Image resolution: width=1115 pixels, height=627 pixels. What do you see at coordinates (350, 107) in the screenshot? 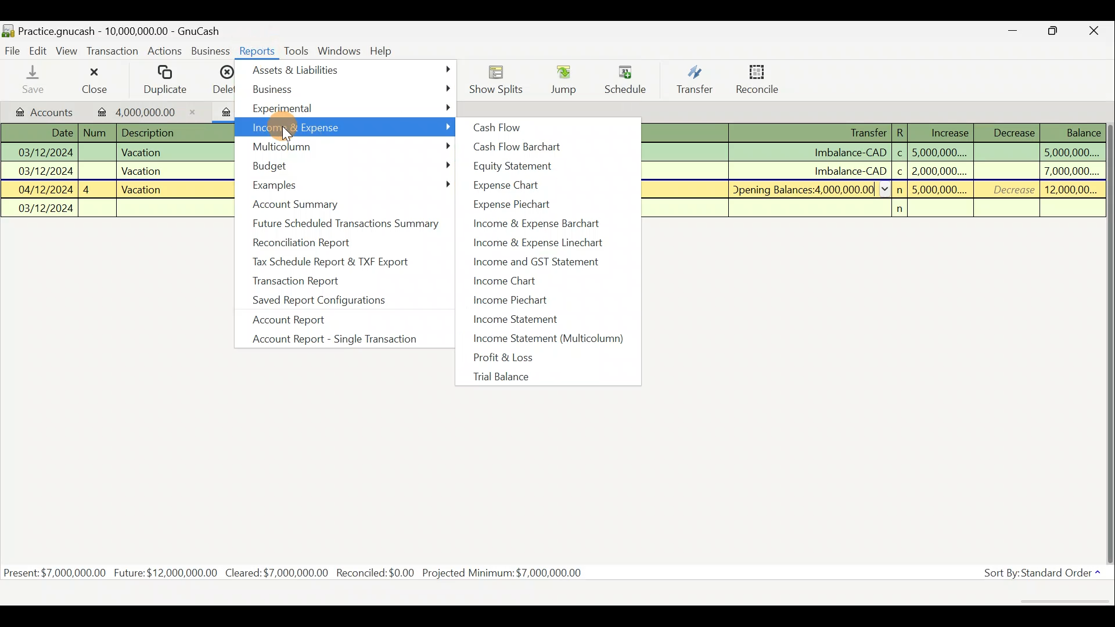
I see `Experimental` at bounding box center [350, 107].